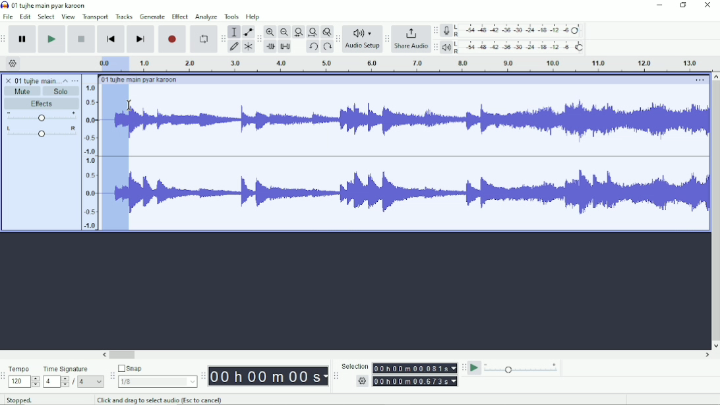  What do you see at coordinates (37, 81) in the screenshot?
I see `01 tujhe main` at bounding box center [37, 81].